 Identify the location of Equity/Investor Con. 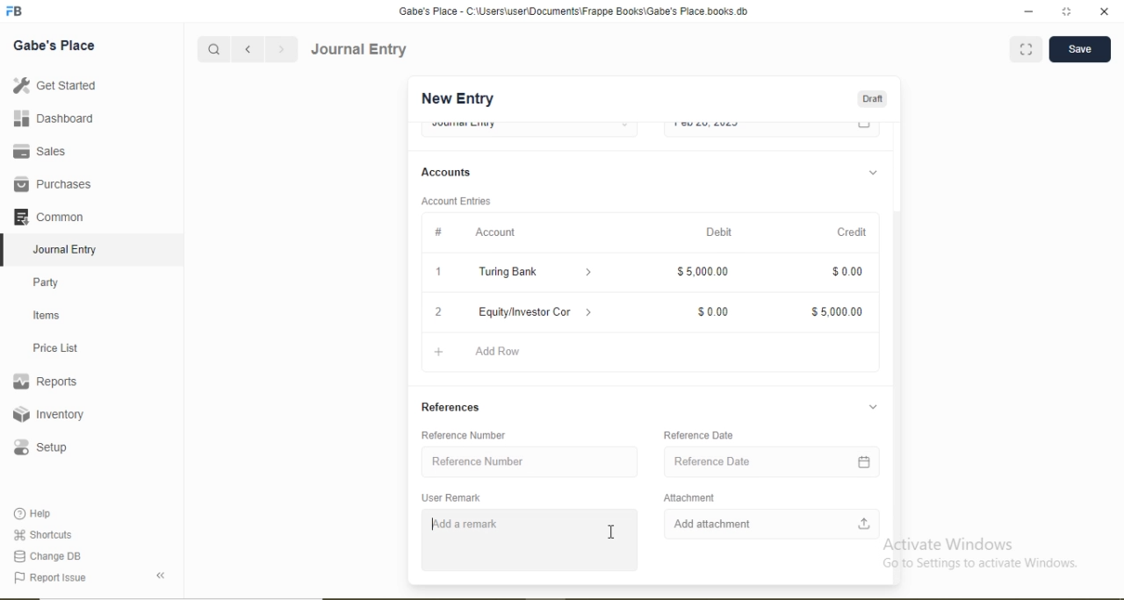
(525, 312).